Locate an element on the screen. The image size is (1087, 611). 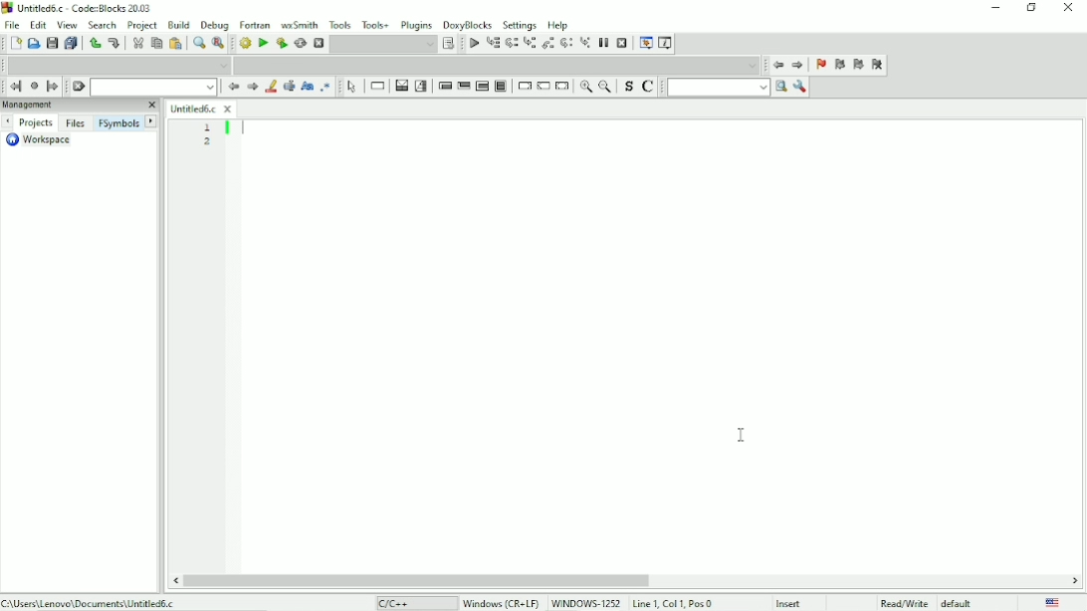
Highlight is located at coordinates (272, 87).